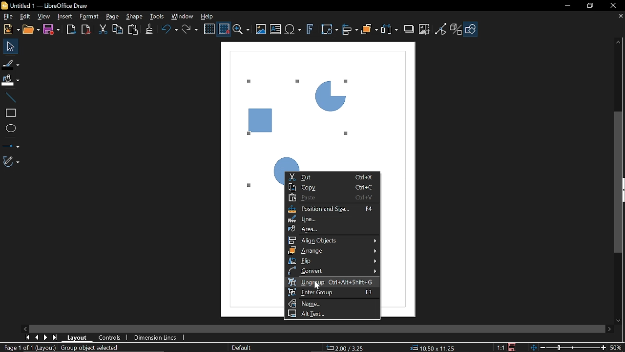 This screenshot has width=625, height=352. What do you see at coordinates (7, 17) in the screenshot?
I see `File` at bounding box center [7, 17].